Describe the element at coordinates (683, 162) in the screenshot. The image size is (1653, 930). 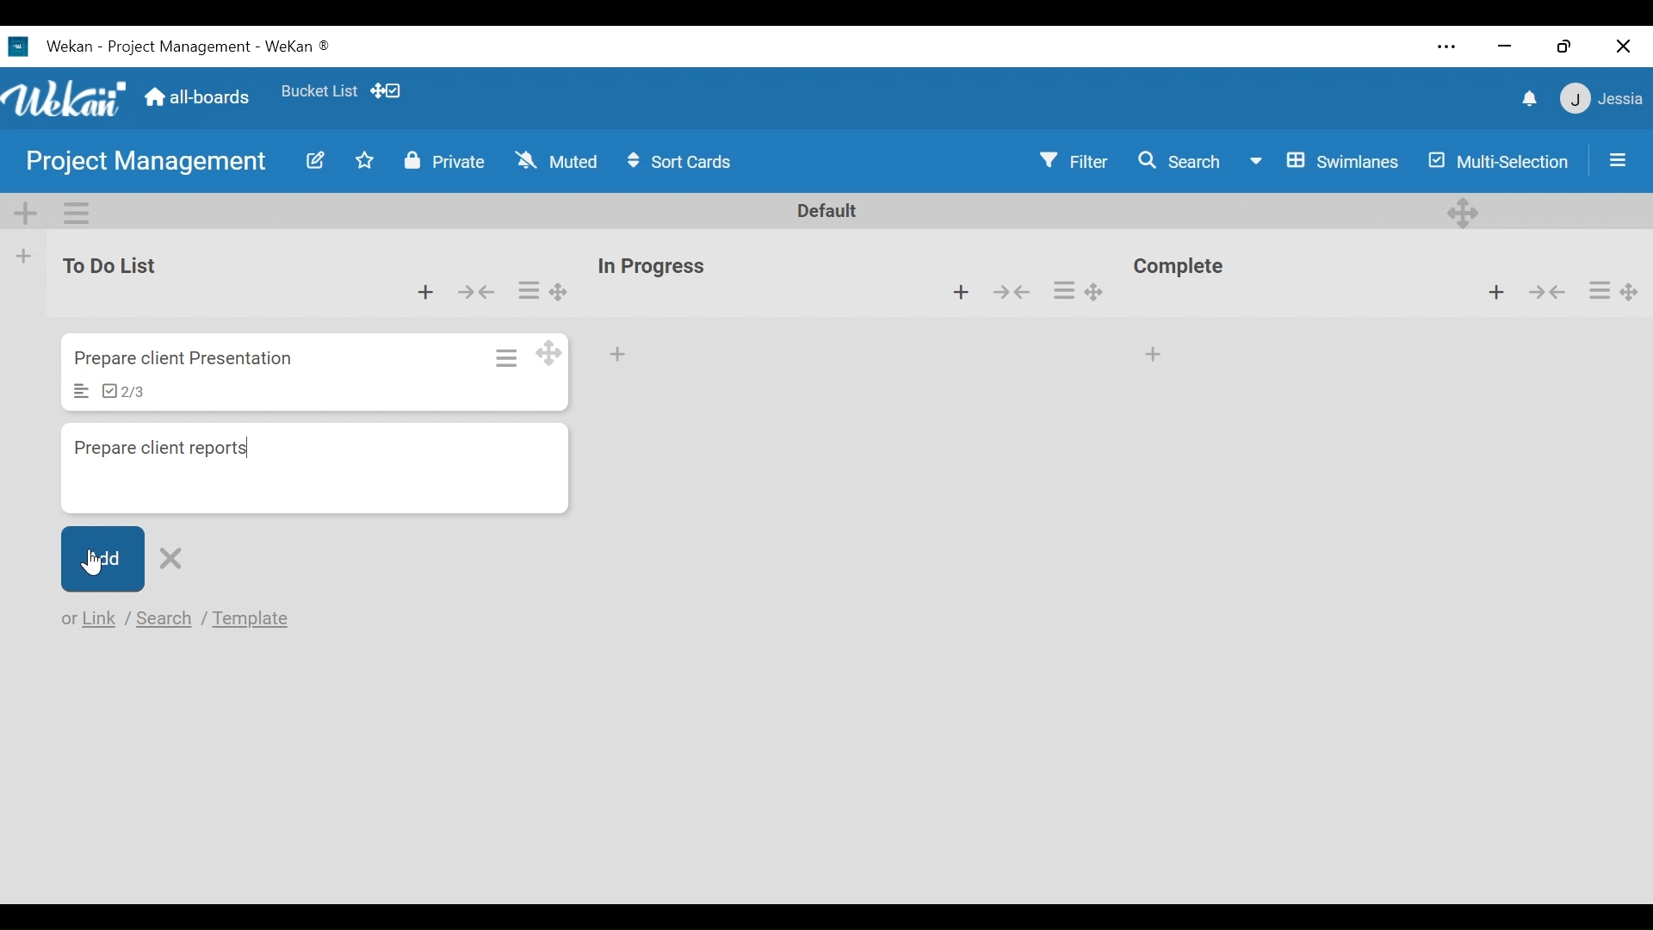
I see `Sort cards` at that location.